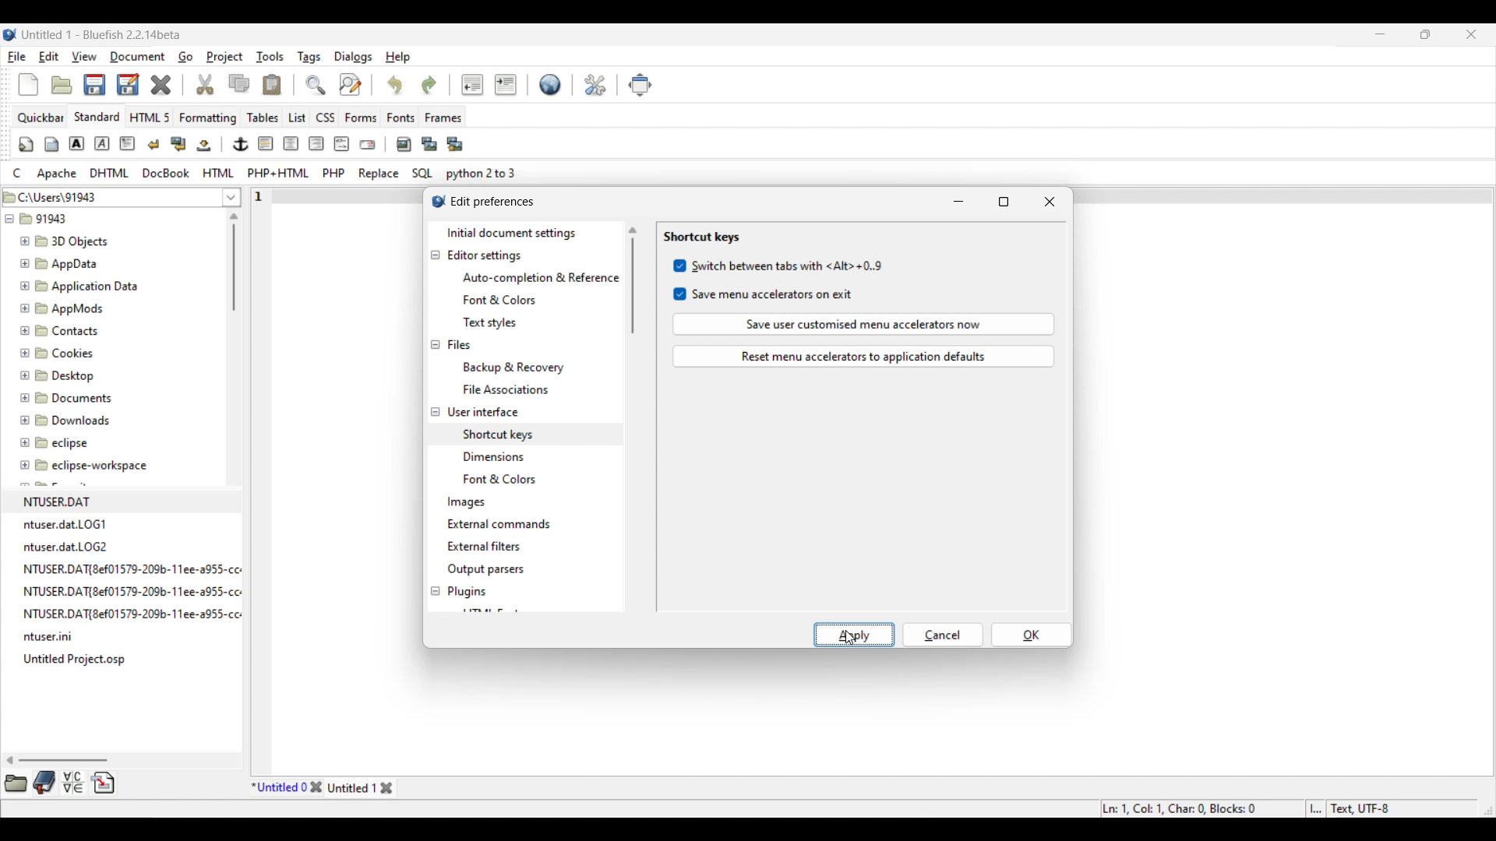  I want to click on 3D Objects, so click(66, 241).